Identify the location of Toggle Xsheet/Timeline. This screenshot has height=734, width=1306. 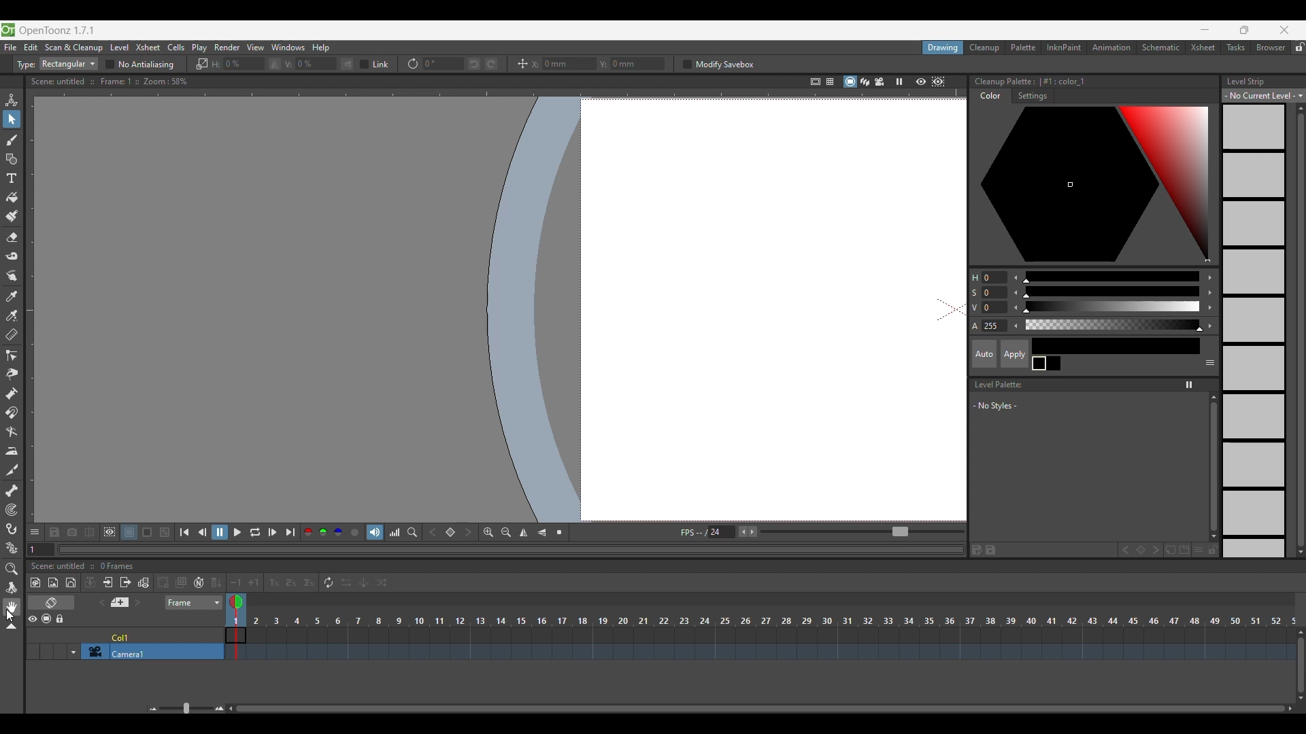
(51, 603).